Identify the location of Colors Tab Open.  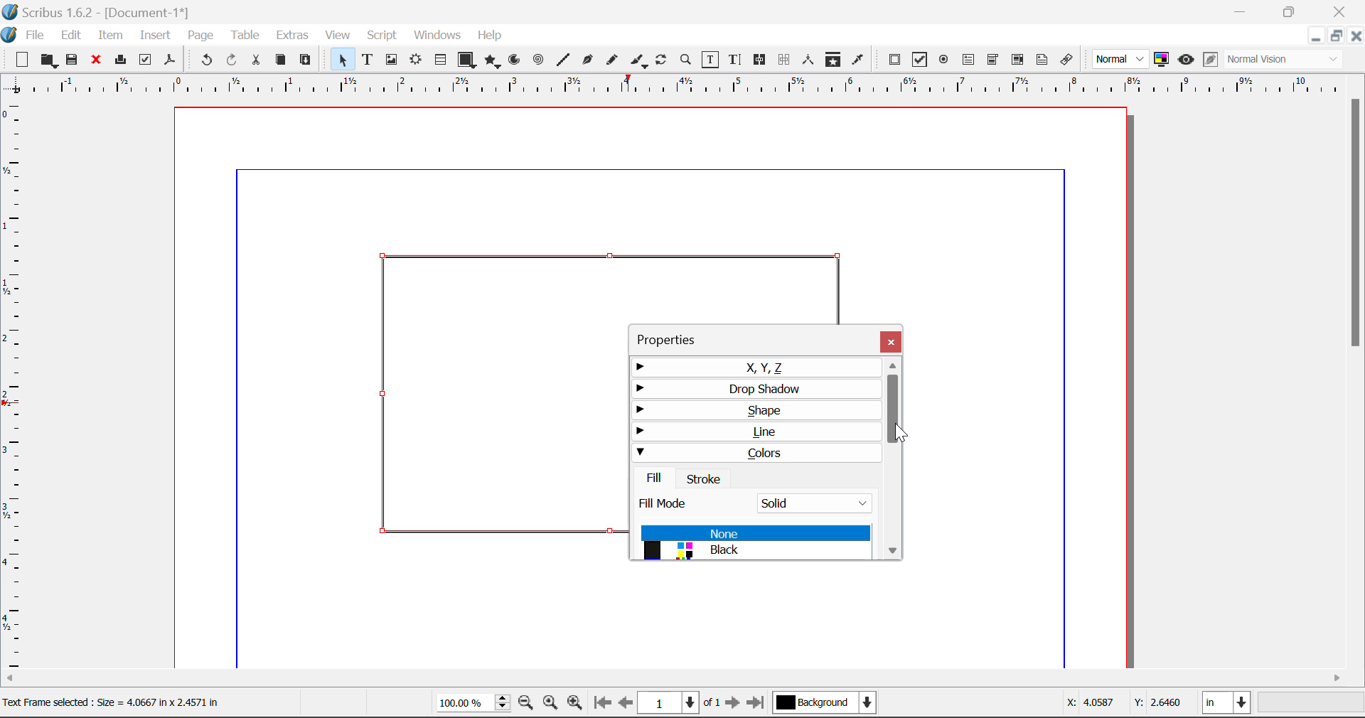
(759, 453).